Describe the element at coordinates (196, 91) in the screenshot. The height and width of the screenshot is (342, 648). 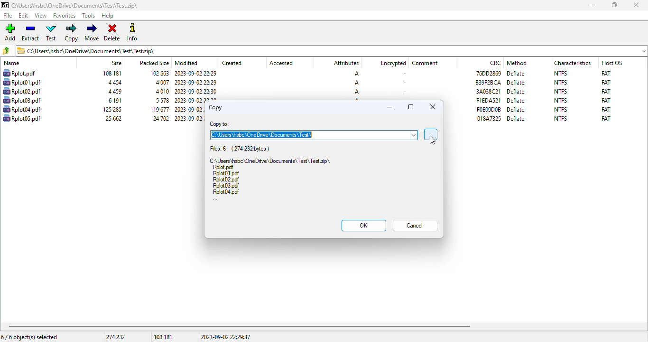
I see `modified date & time` at that location.